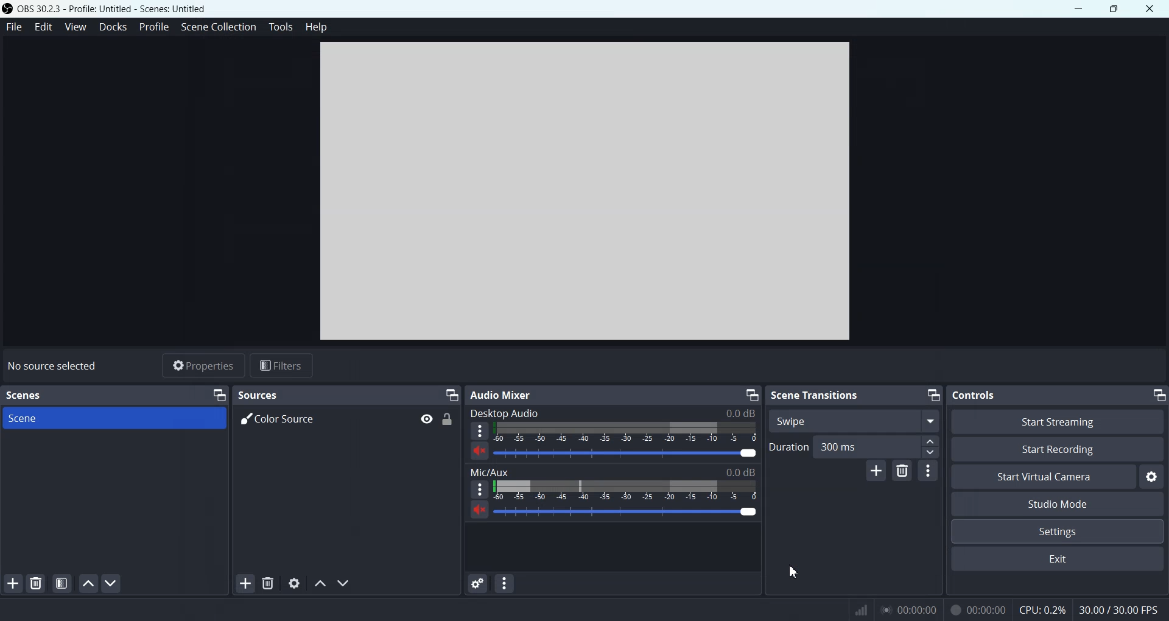 The height and width of the screenshot is (621, 1169). Describe the element at coordinates (480, 431) in the screenshot. I see `More` at that location.